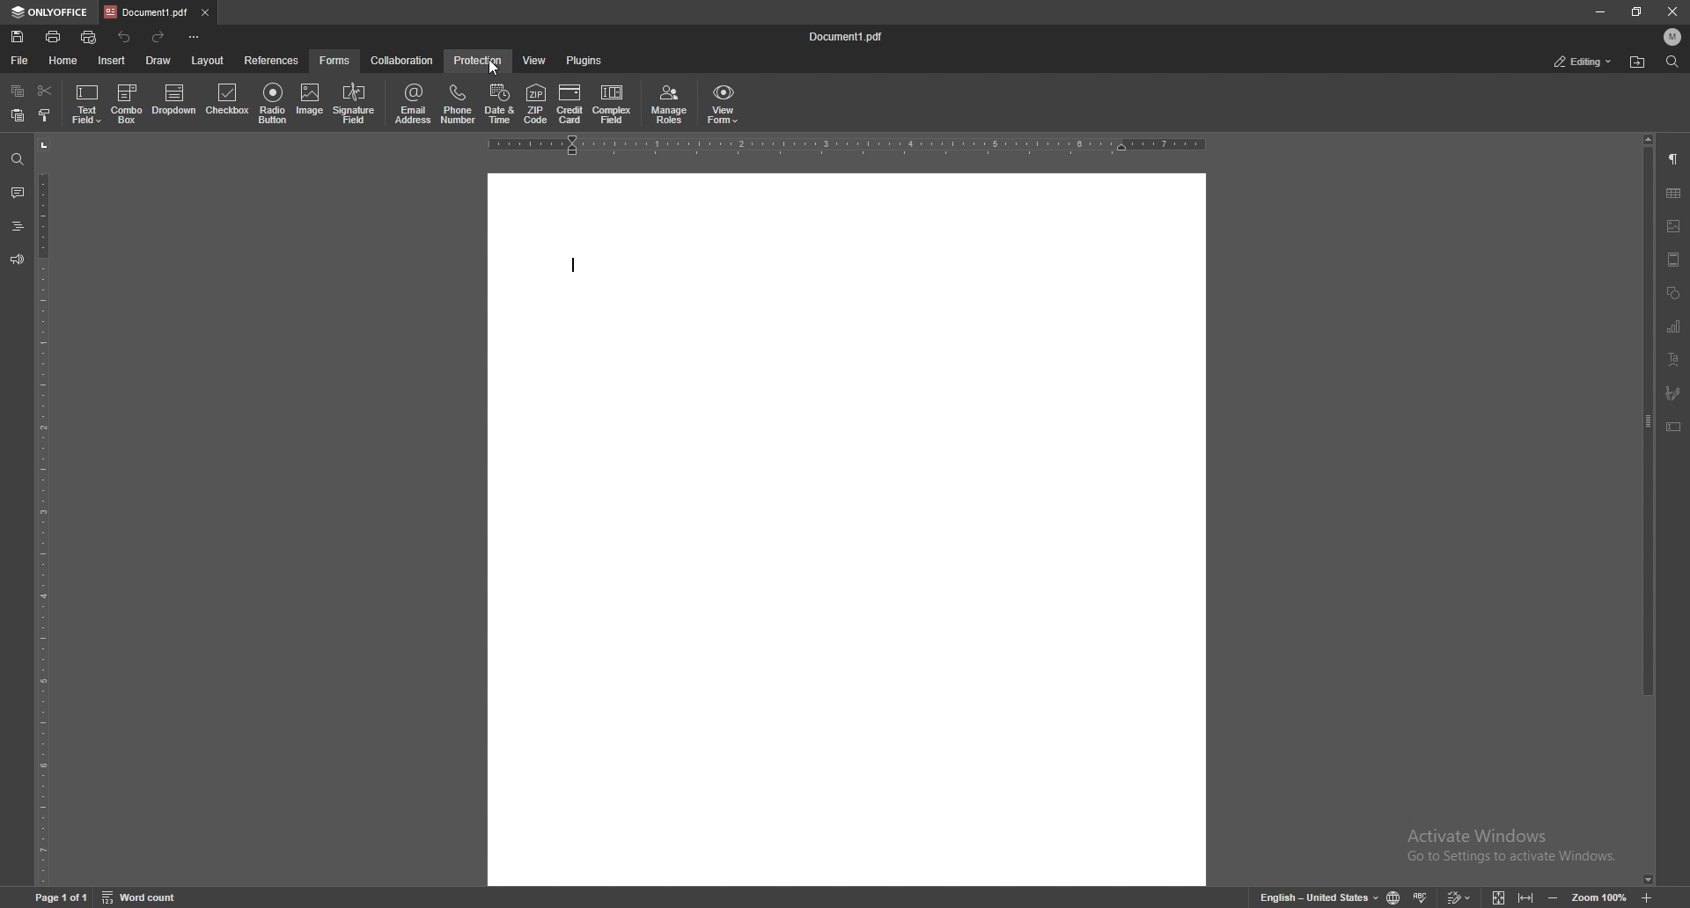 This screenshot has width=1690, height=908. Describe the element at coordinates (569, 104) in the screenshot. I see `credit card` at that location.